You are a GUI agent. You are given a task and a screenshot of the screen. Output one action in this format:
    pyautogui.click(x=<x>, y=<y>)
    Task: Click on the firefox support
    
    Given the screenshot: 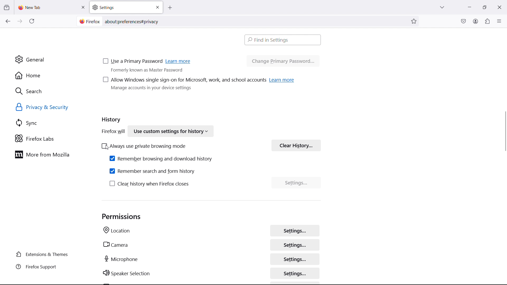 What is the action you would take?
    pyautogui.click(x=43, y=267)
    